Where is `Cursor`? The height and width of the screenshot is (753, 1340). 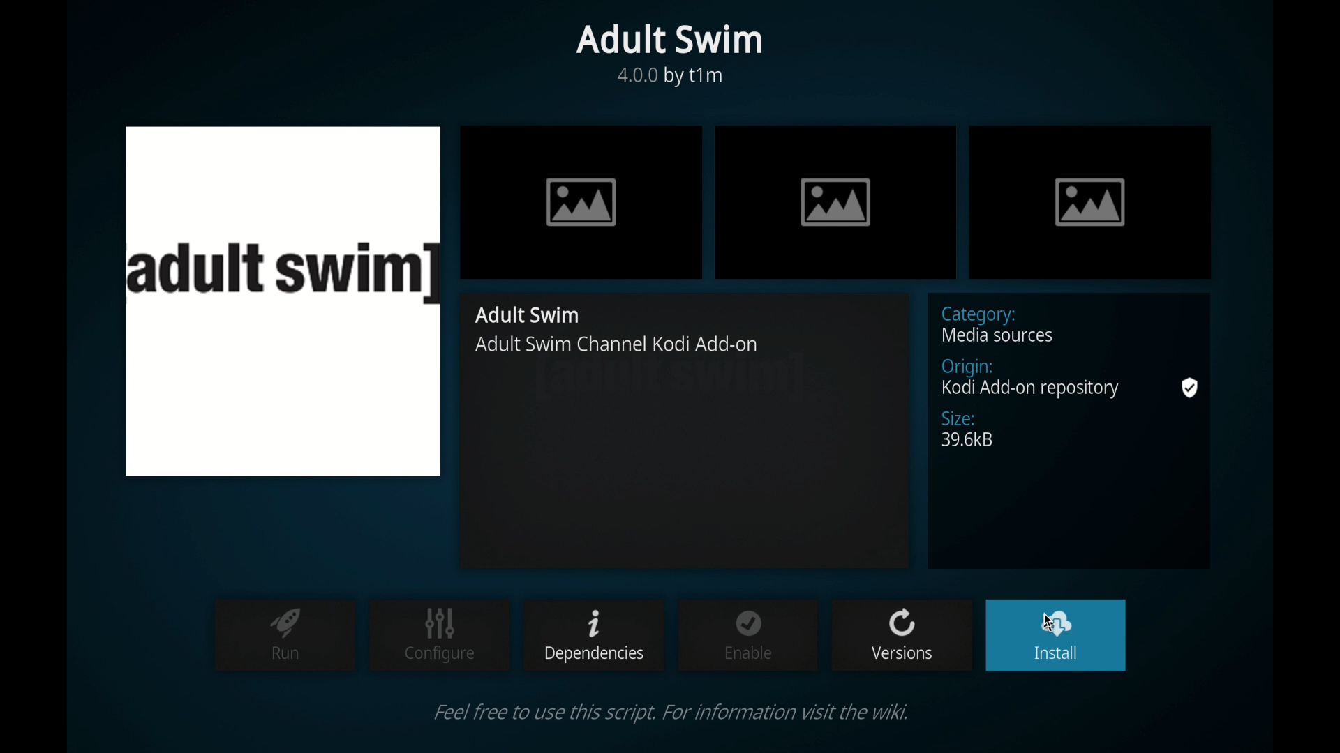 Cursor is located at coordinates (1054, 628).